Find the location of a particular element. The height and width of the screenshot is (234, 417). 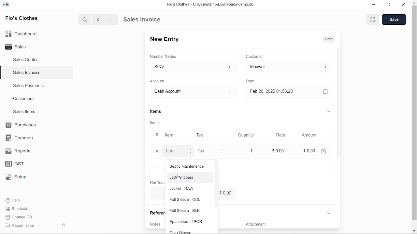

Purchases is located at coordinates (20, 125).